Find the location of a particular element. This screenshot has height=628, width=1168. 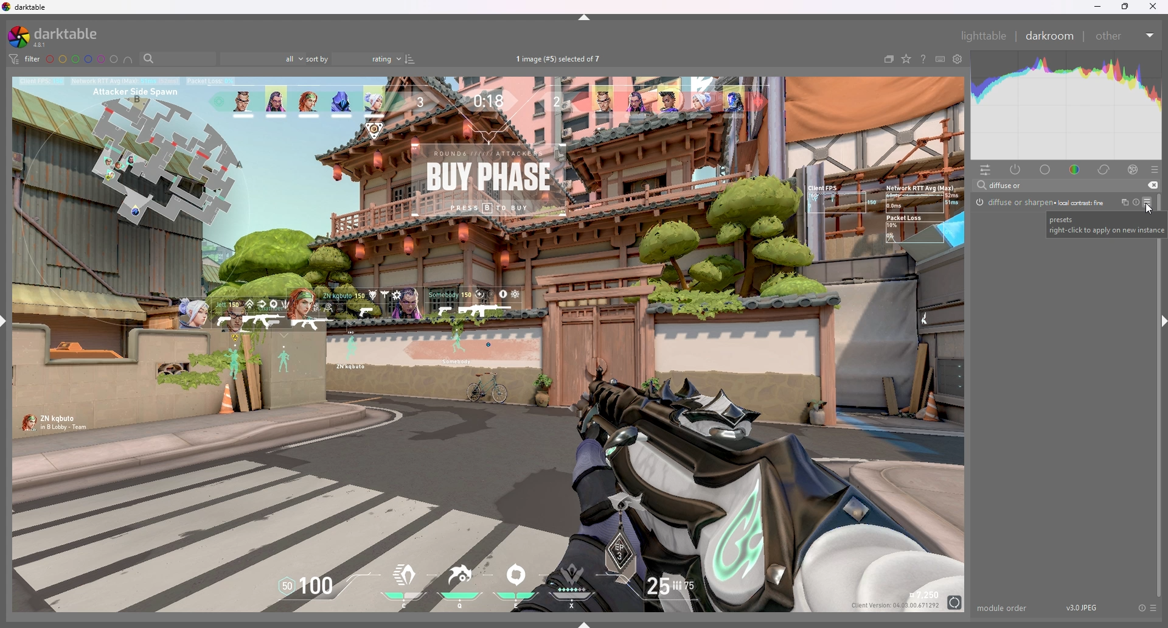

filter by rating is located at coordinates (262, 60).